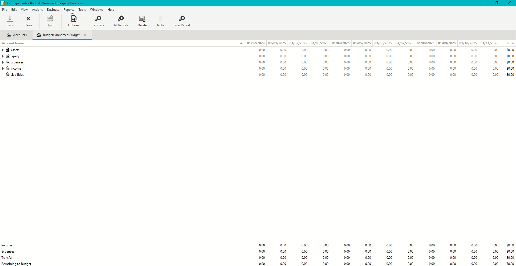 The width and height of the screenshot is (516, 266). Describe the element at coordinates (285, 263) in the screenshot. I see `0.00` at that location.